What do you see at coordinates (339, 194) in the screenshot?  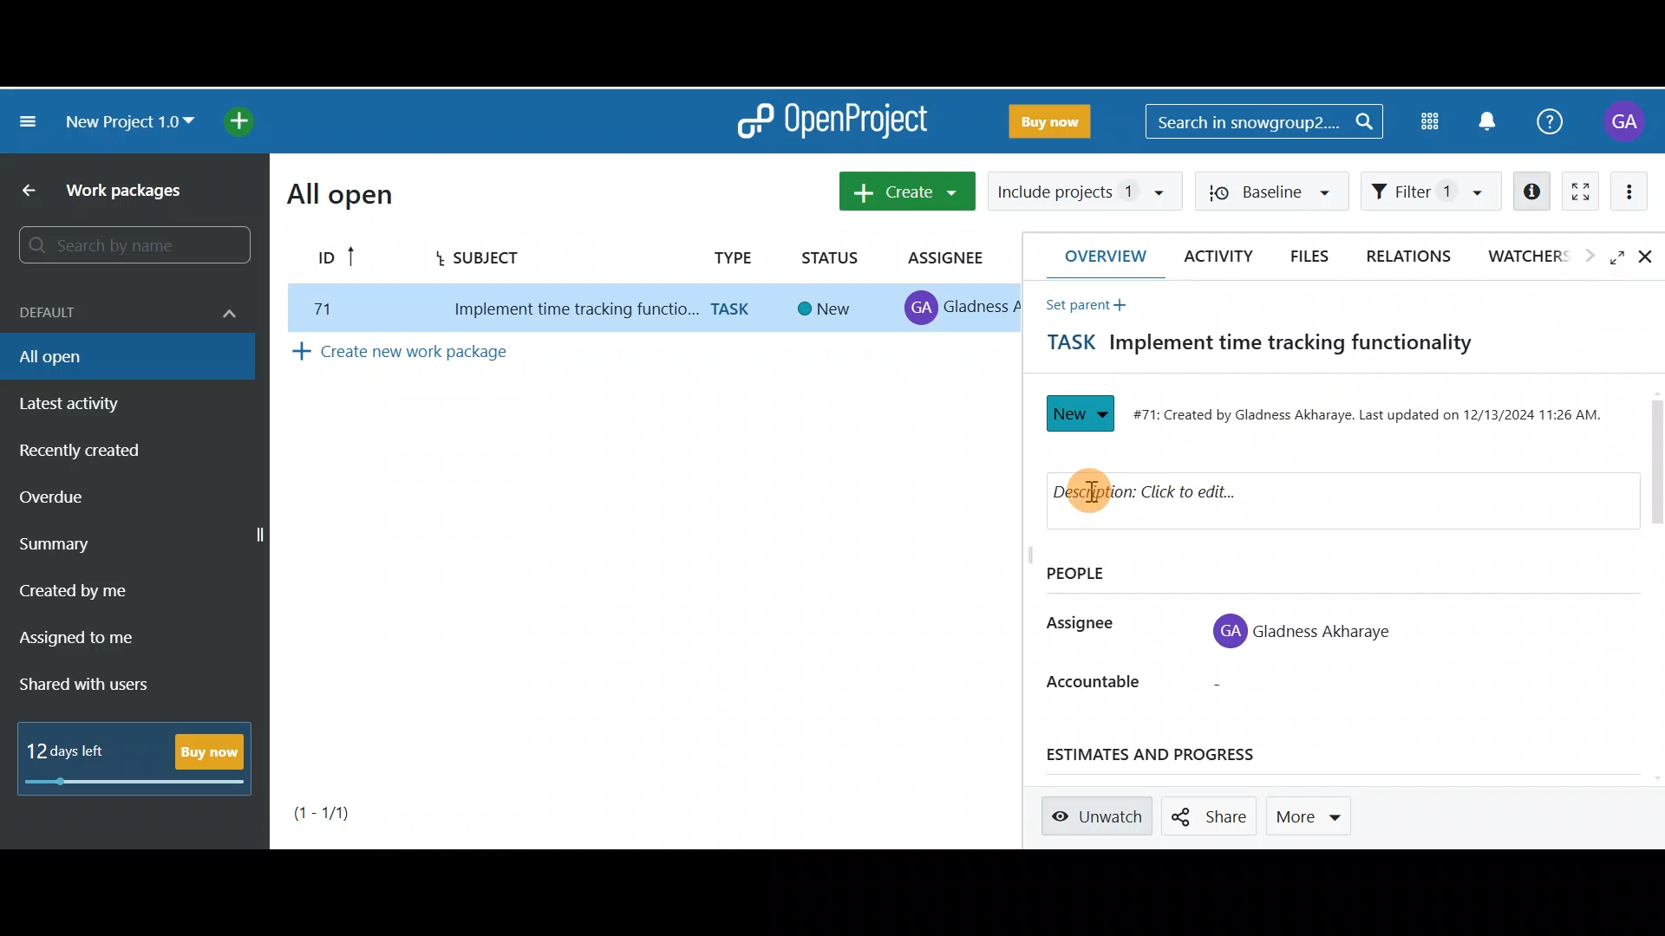 I see `All open` at bounding box center [339, 194].